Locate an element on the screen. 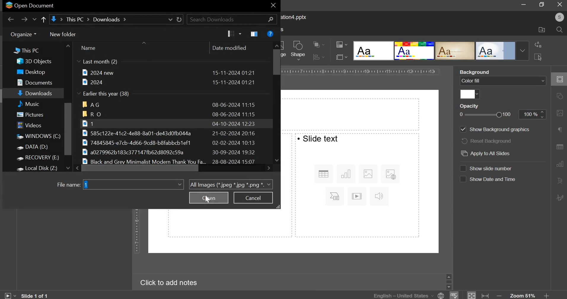 This screenshot has width=567, height=299. background is located at coordinates (485, 73).